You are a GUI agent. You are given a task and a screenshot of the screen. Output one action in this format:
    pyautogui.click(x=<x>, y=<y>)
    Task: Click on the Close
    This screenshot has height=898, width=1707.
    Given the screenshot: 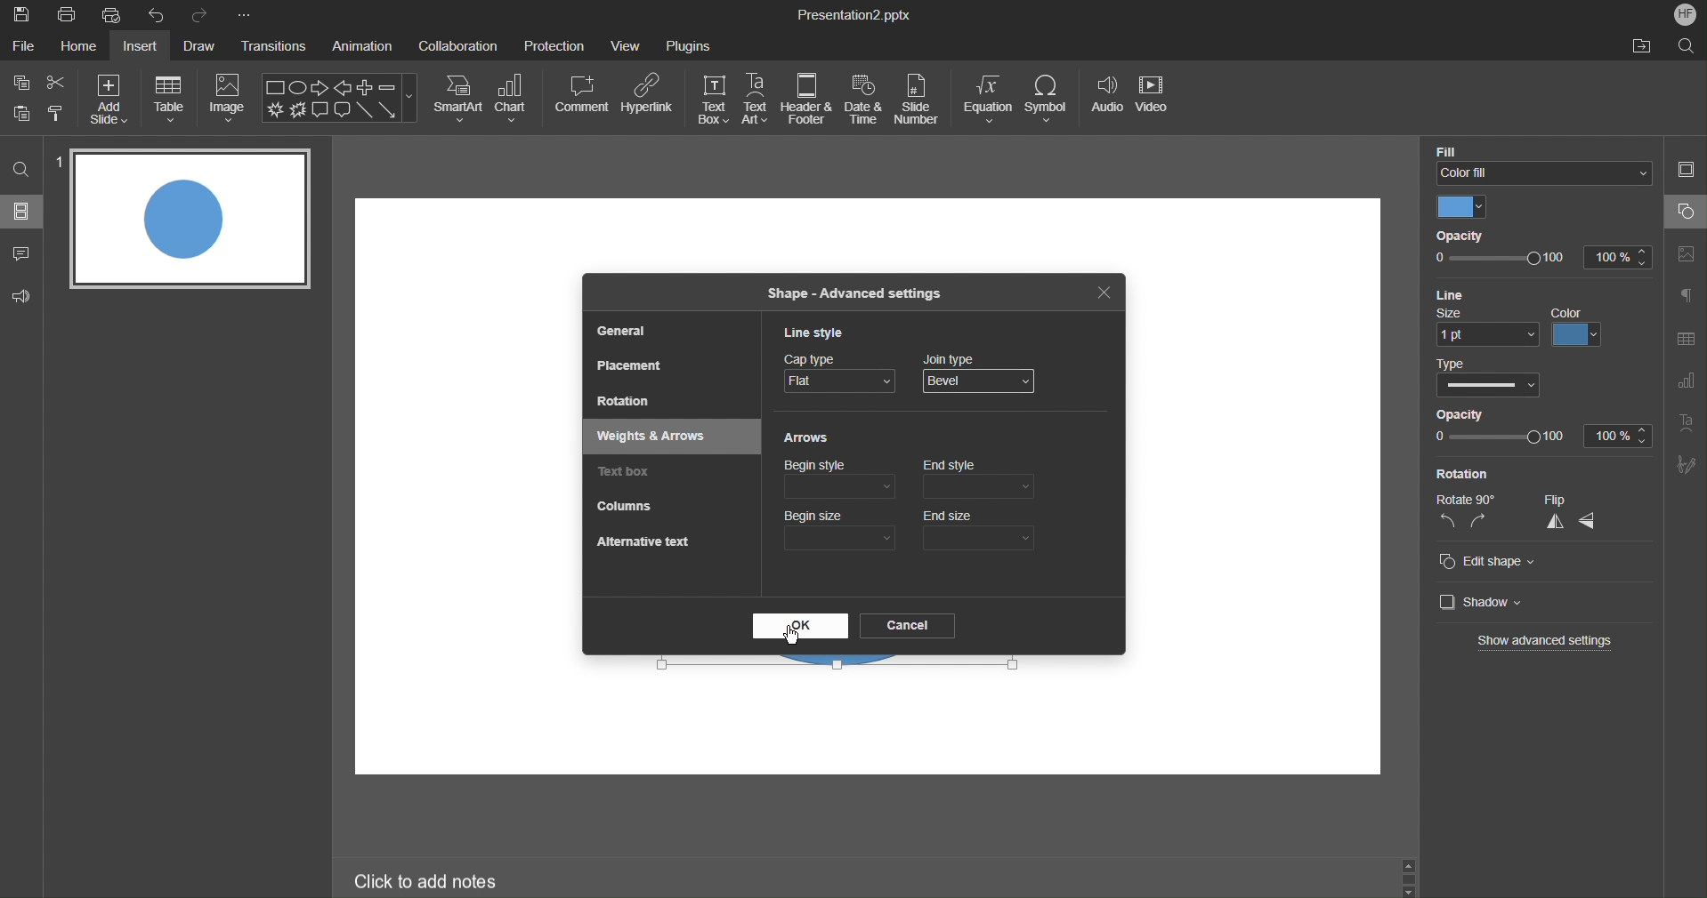 What is the action you would take?
    pyautogui.click(x=1104, y=296)
    